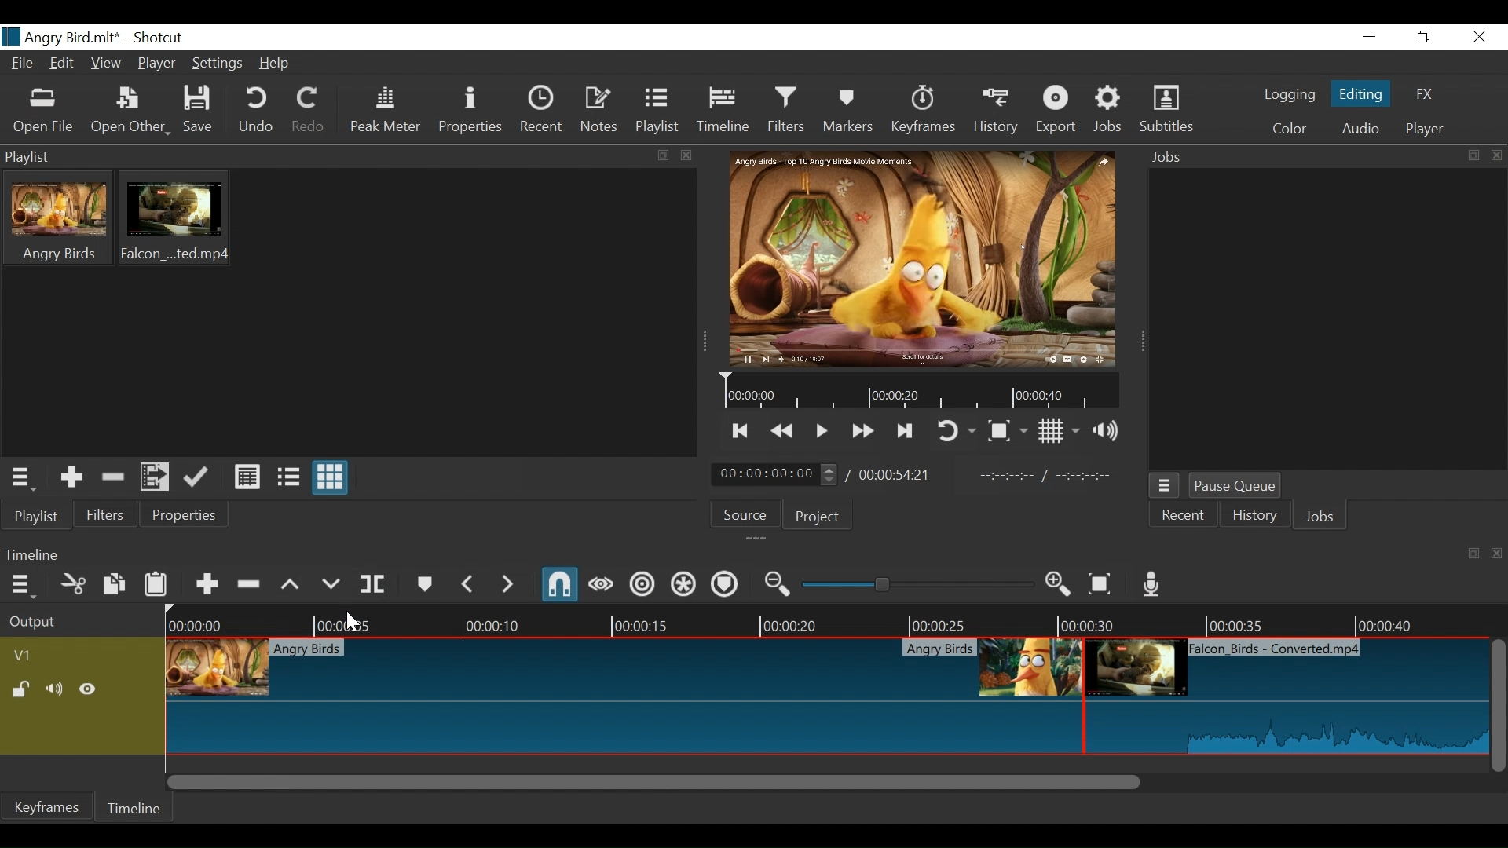 This screenshot has width=1508, height=848. What do you see at coordinates (181, 515) in the screenshot?
I see `Properties` at bounding box center [181, 515].